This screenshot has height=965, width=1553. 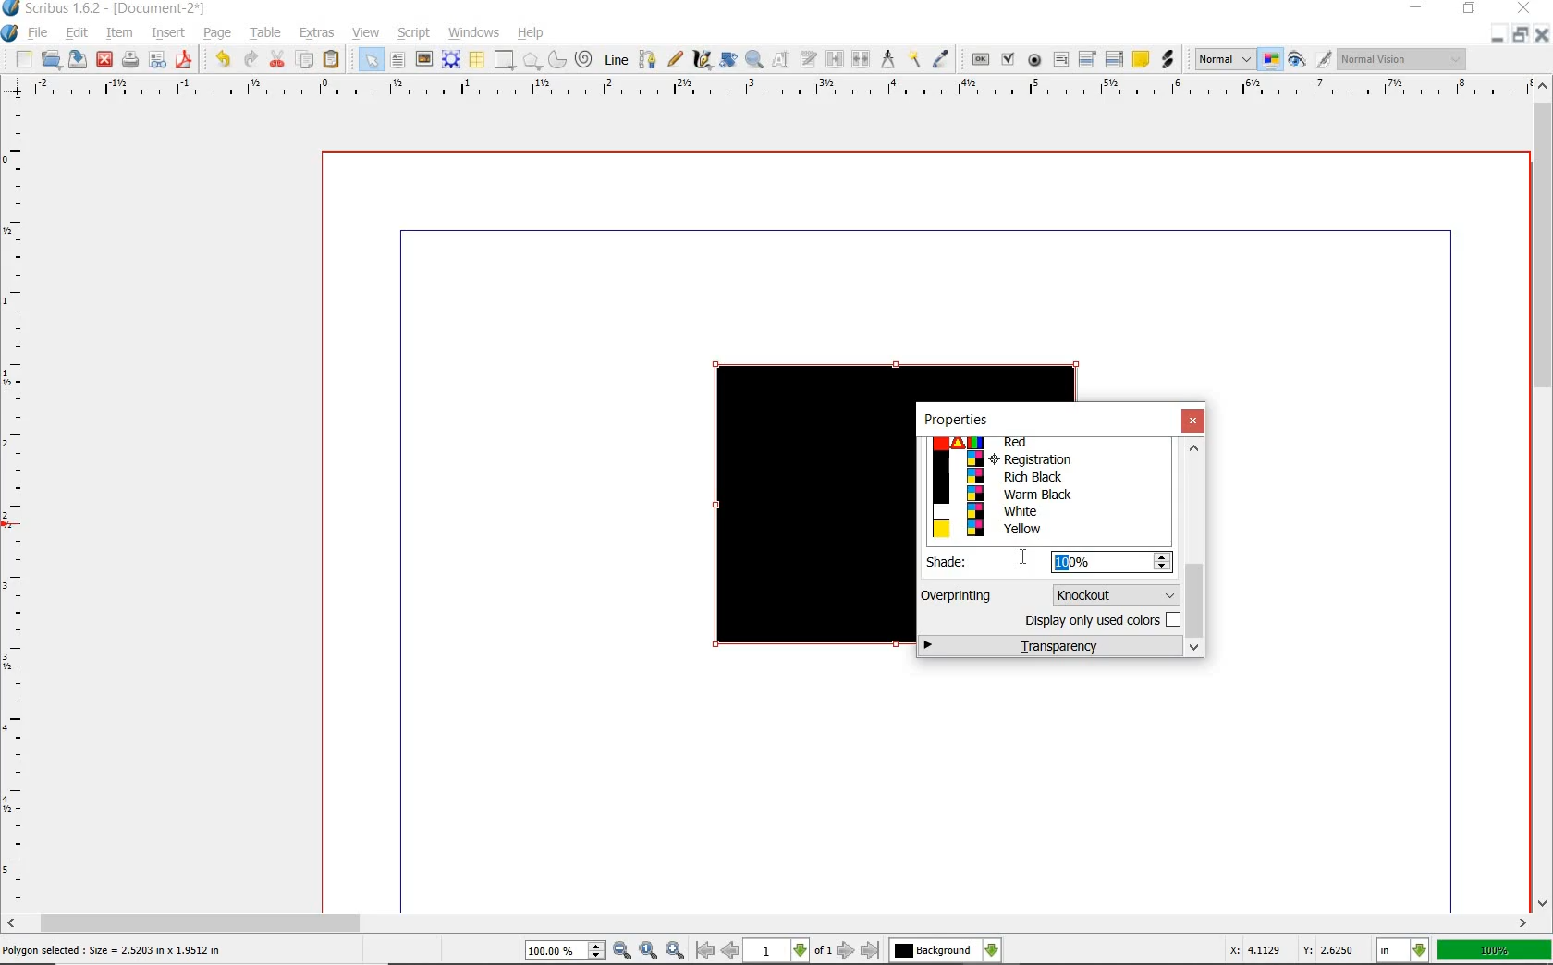 What do you see at coordinates (946, 950) in the screenshot?
I see `select the current layer` at bounding box center [946, 950].